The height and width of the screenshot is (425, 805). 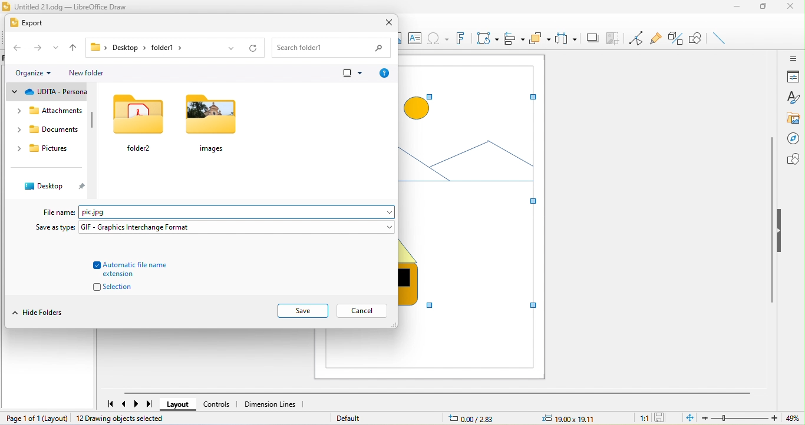 I want to click on close, so click(x=792, y=7).